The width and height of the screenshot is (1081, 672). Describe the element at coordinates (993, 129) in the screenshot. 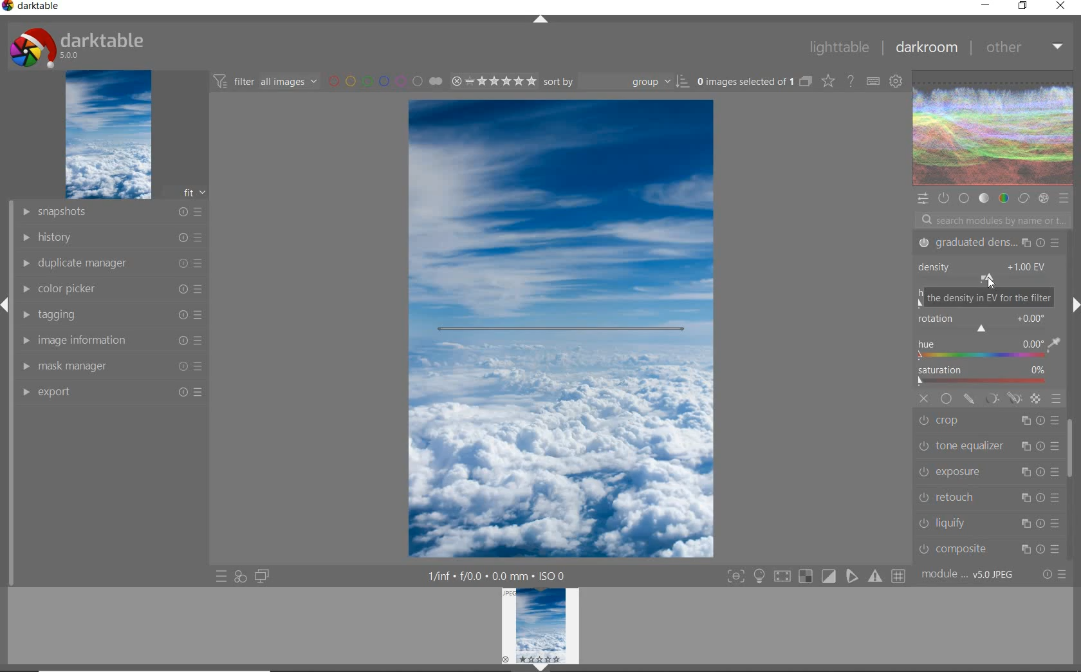

I see `WAVEFORM` at that location.